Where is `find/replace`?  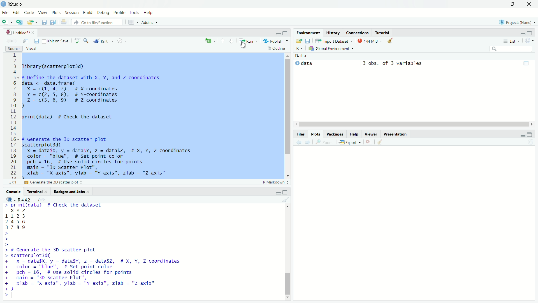 find/replace is located at coordinates (87, 41).